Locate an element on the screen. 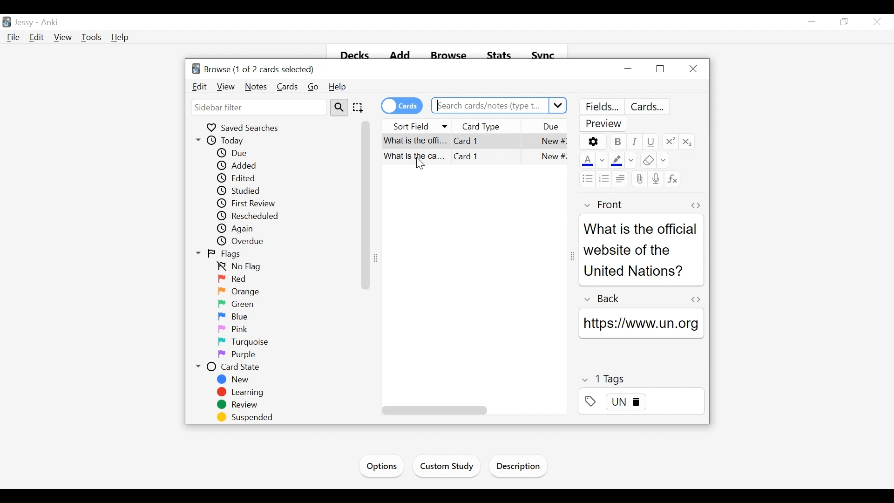  Change color is located at coordinates (663, 161).